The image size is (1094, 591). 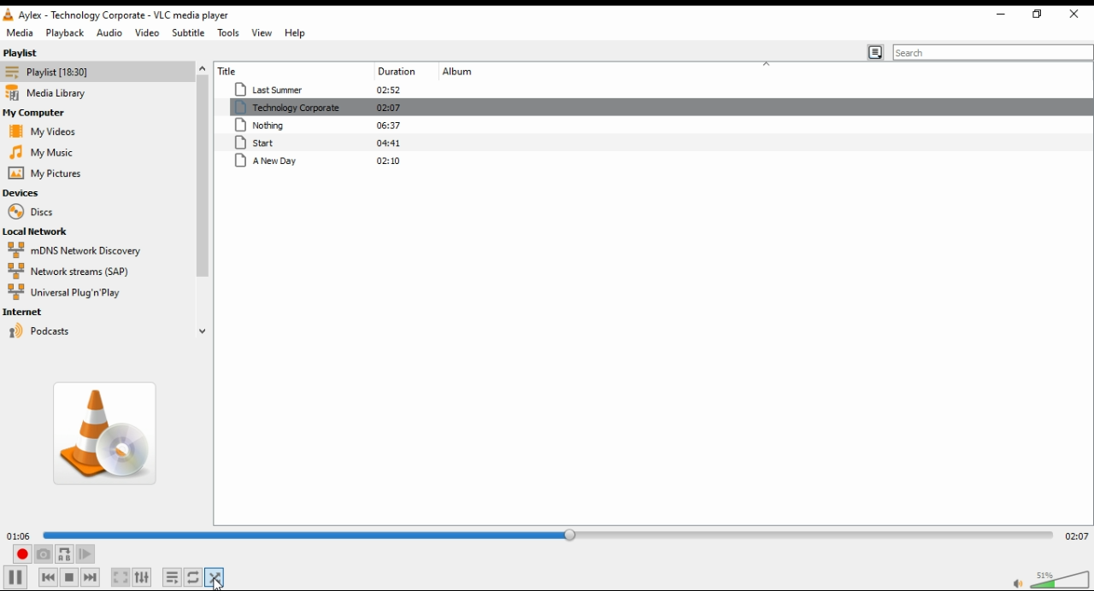 I want to click on playlist, so click(x=59, y=72).